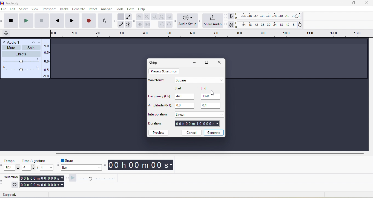 The image size is (373, 198). What do you see at coordinates (11, 47) in the screenshot?
I see `mute` at bounding box center [11, 47].